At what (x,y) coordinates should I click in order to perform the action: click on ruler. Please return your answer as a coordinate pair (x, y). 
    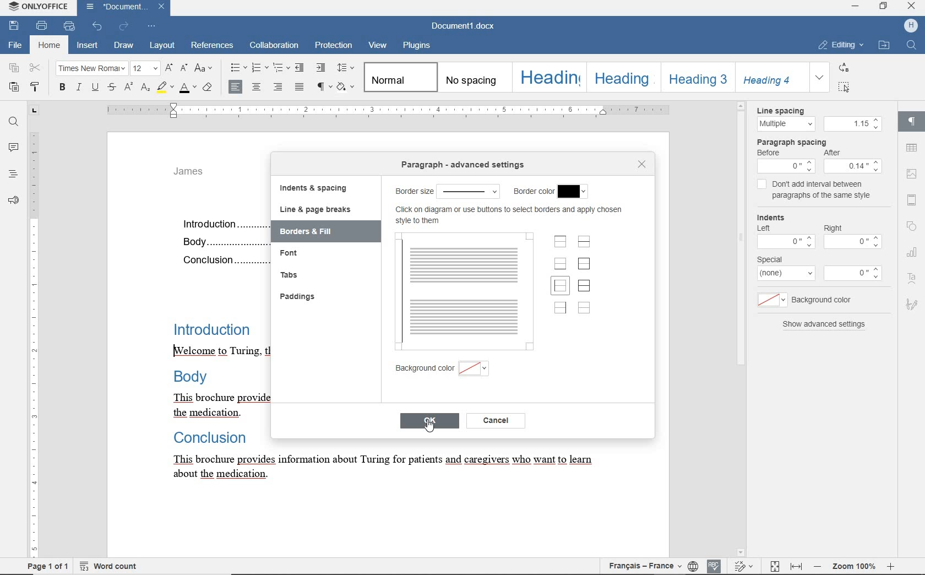
    Looking at the image, I should click on (34, 330).